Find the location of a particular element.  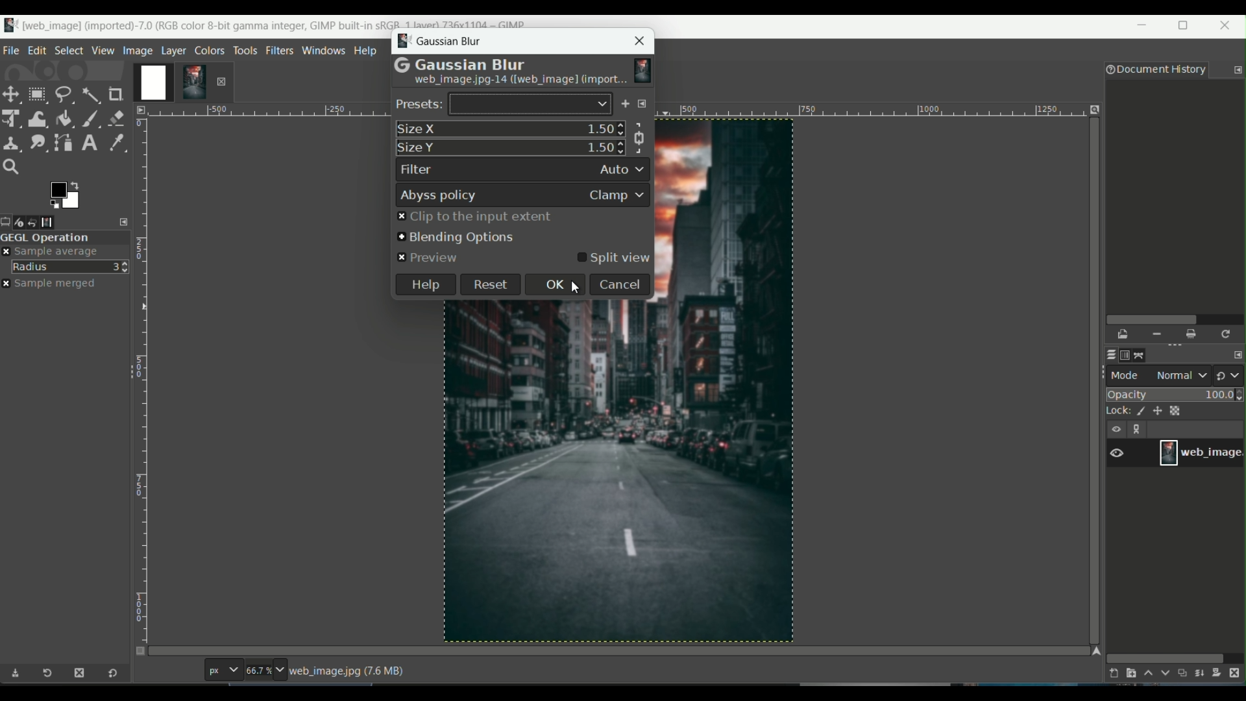

select tab is located at coordinates (68, 49).